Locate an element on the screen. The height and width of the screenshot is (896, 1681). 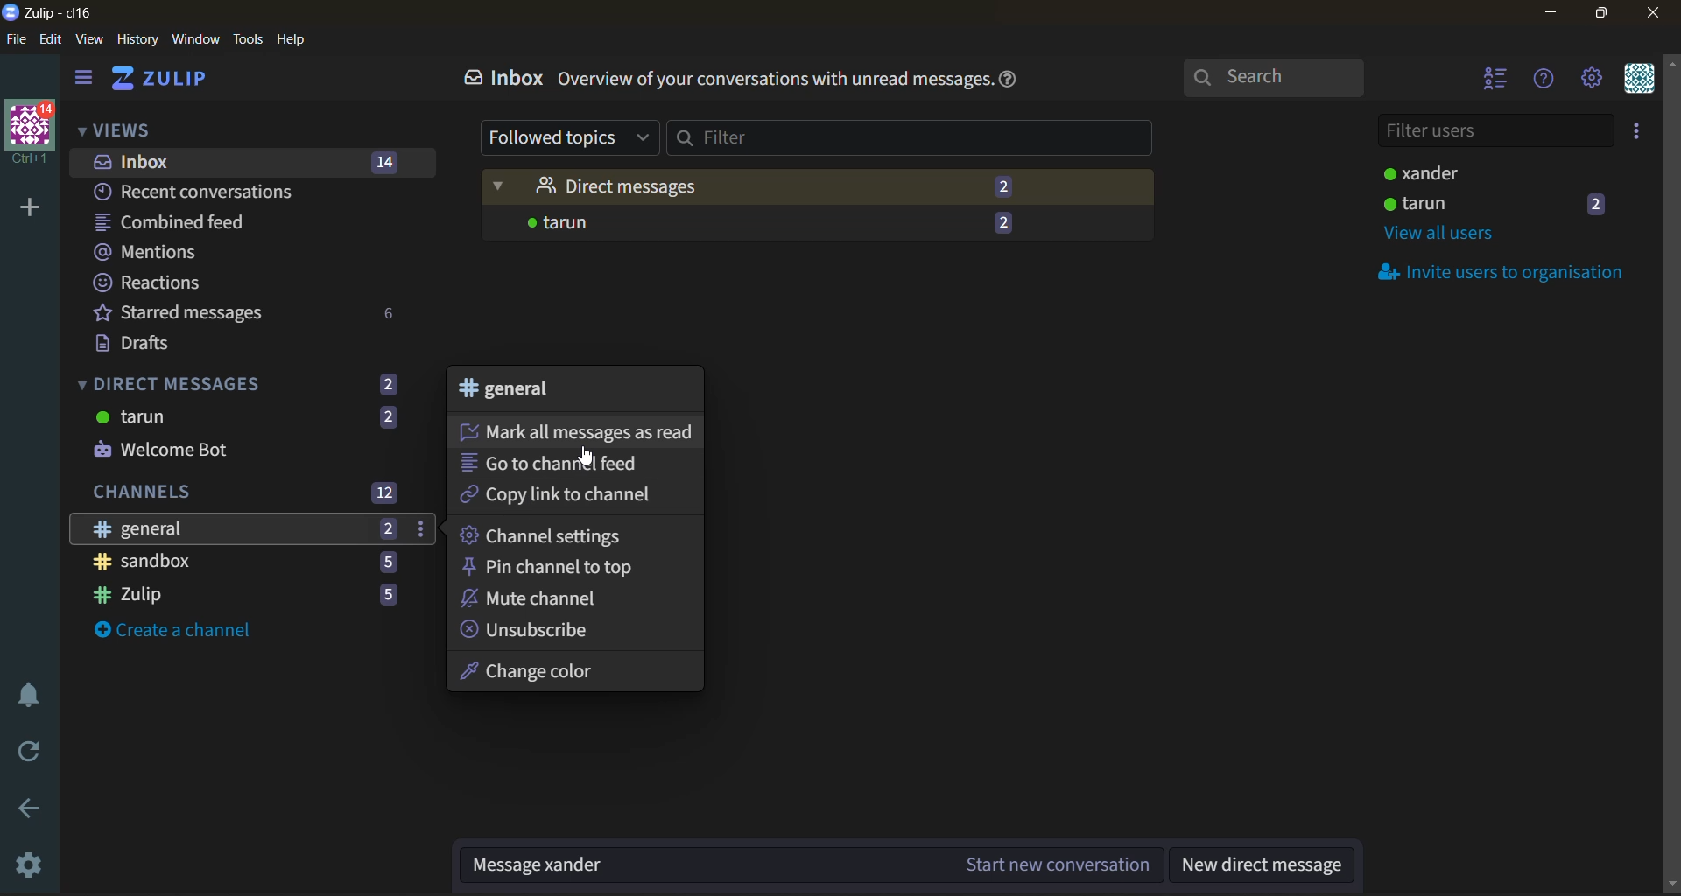
help is located at coordinates (292, 41).